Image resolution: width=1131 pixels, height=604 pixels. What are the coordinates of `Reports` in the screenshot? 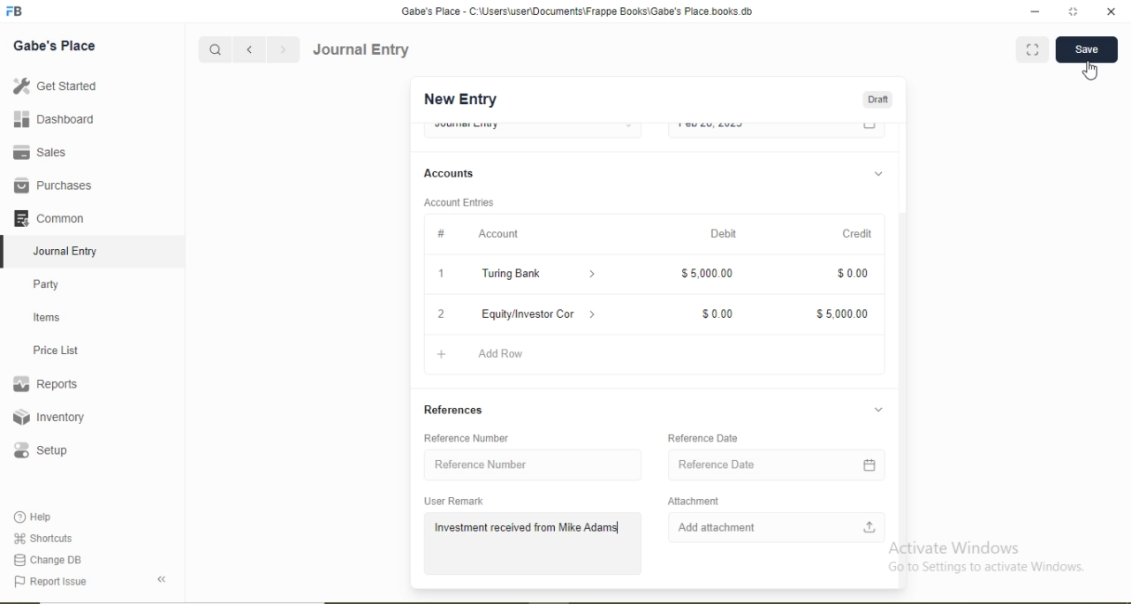 It's located at (45, 384).